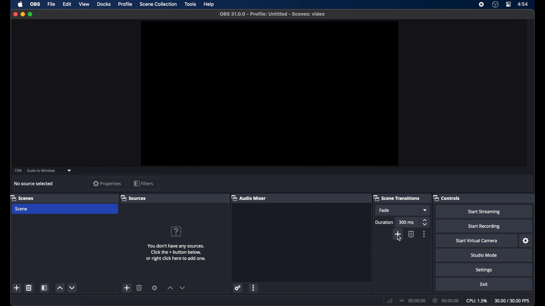  I want to click on fade, so click(385, 210).